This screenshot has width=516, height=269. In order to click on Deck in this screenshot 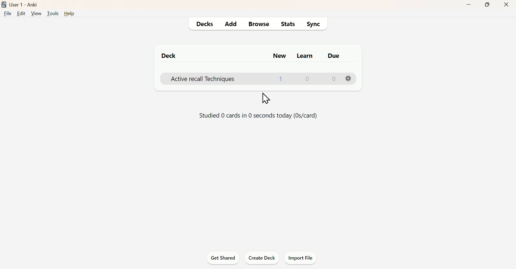, I will do `click(169, 55)`.